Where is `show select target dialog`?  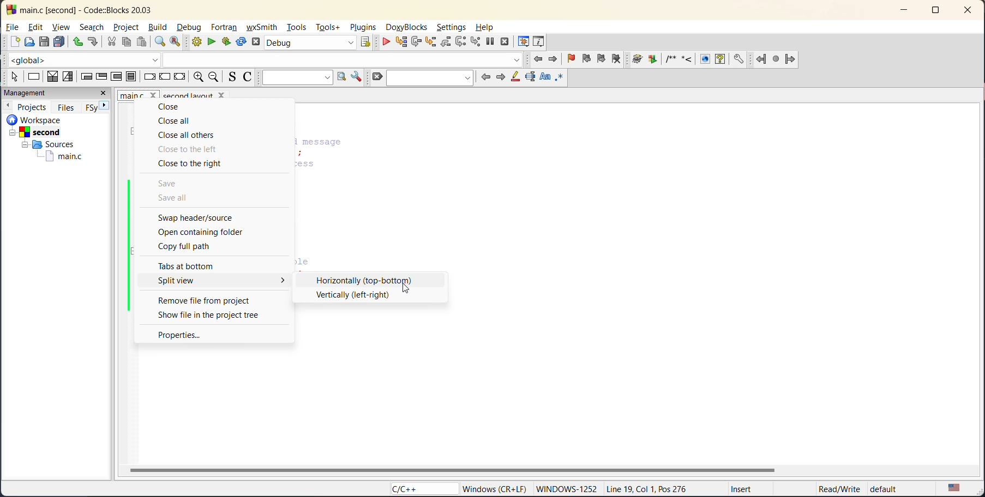 show select target dialog is located at coordinates (369, 43).